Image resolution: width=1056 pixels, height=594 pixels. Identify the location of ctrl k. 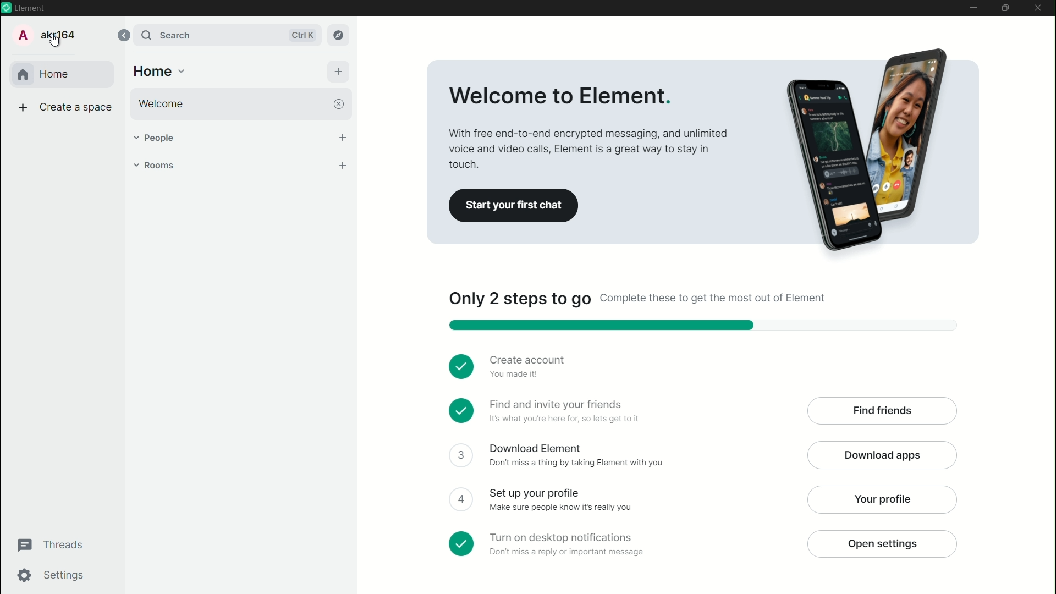
(302, 36).